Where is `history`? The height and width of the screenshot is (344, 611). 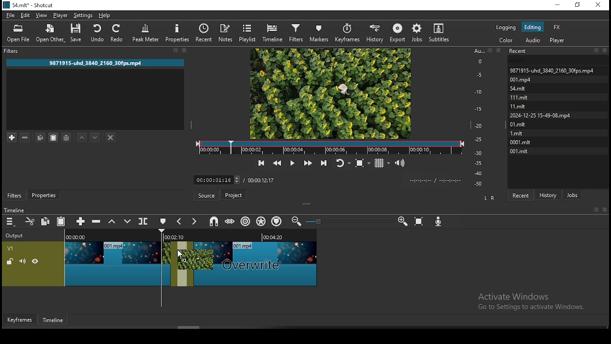
history is located at coordinates (549, 194).